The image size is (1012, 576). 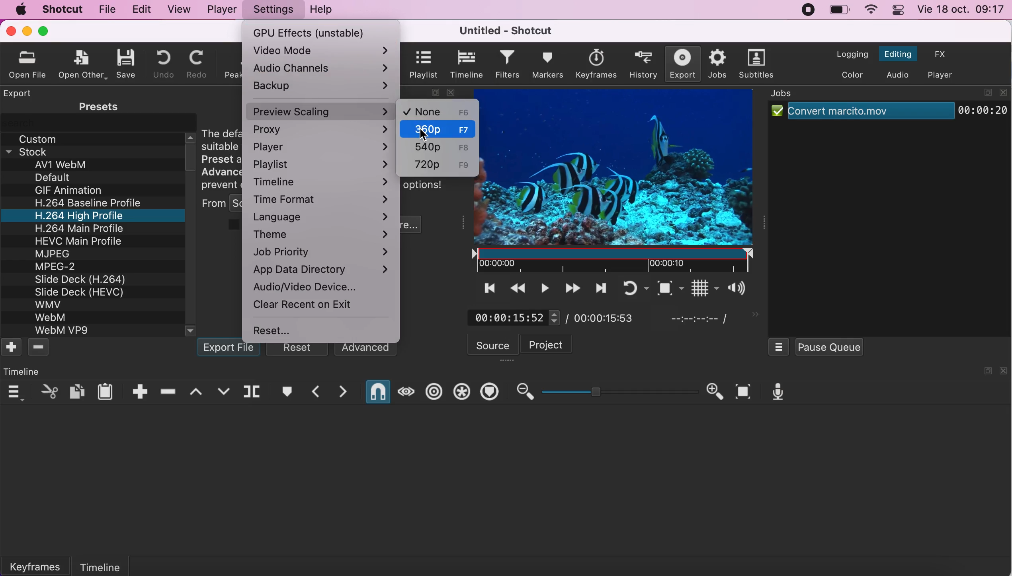 What do you see at coordinates (41, 565) in the screenshot?
I see `keyframes` at bounding box center [41, 565].